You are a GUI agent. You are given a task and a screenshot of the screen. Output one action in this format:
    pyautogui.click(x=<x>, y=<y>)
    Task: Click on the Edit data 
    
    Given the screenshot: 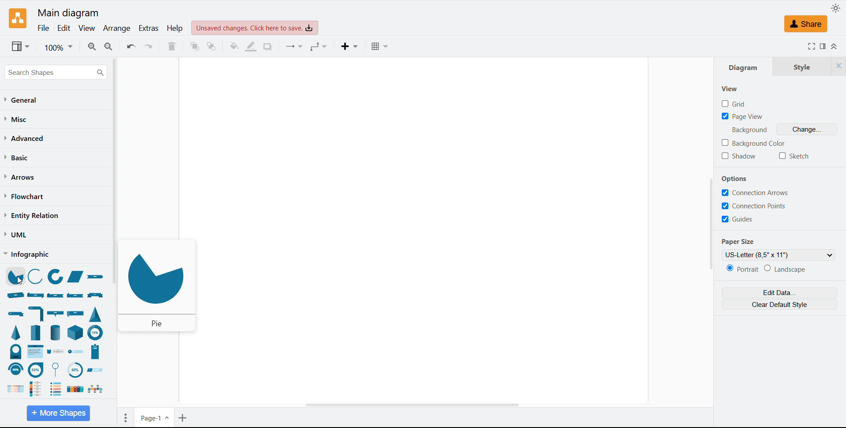 What is the action you would take?
    pyautogui.click(x=780, y=292)
    